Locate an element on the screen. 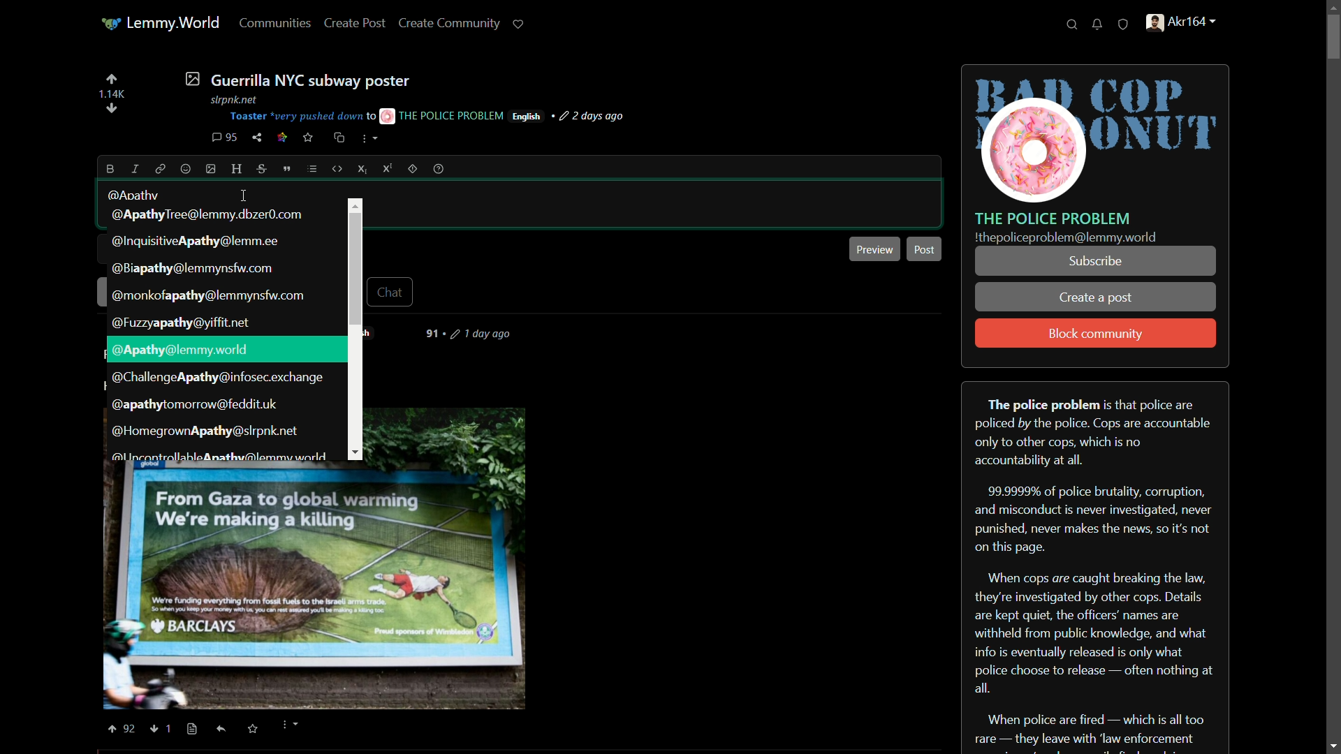 This screenshot has width=1341, height=754. text is located at coordinates (1066, 238).